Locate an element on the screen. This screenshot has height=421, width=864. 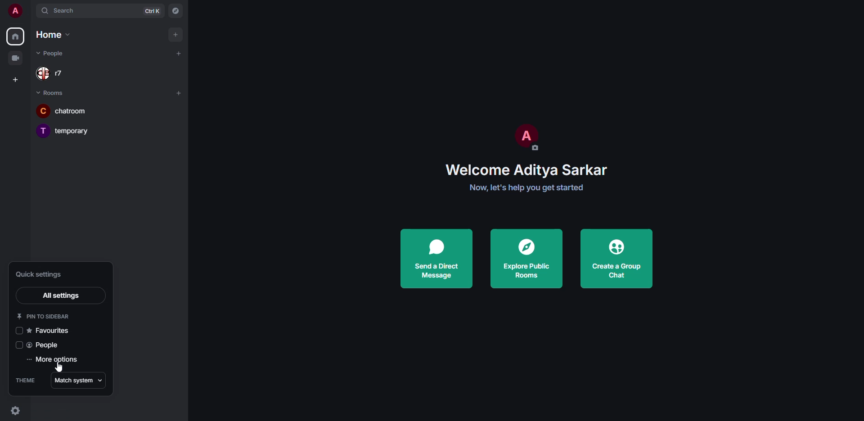
favorites is located at coordinates (49, 331).